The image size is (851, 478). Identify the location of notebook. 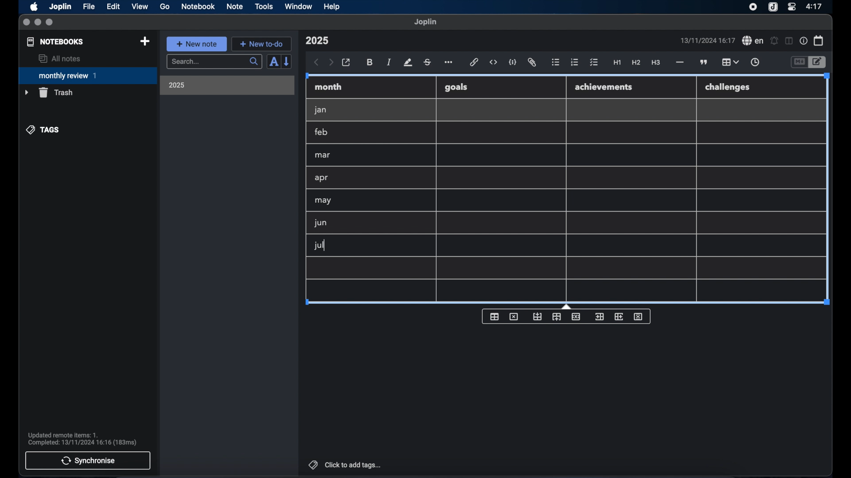
(198, 7).